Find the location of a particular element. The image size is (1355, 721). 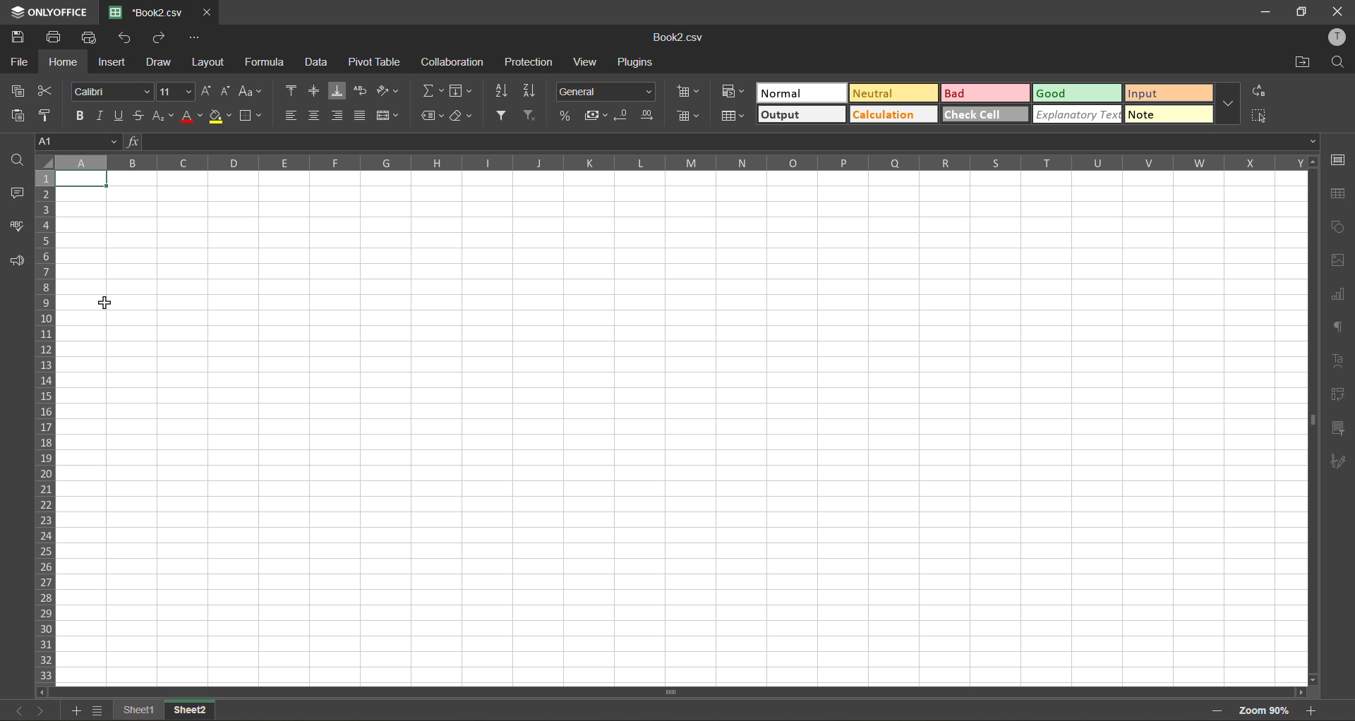

borders is located at coordinates (253, 116).